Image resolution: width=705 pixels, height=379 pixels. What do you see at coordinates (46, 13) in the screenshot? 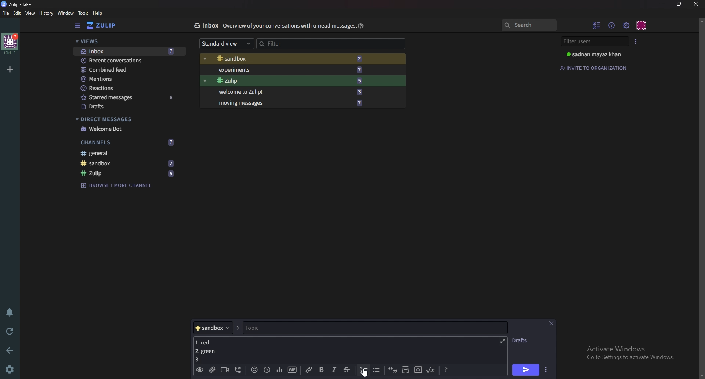
I see `History` at bounding box center [46, 13].